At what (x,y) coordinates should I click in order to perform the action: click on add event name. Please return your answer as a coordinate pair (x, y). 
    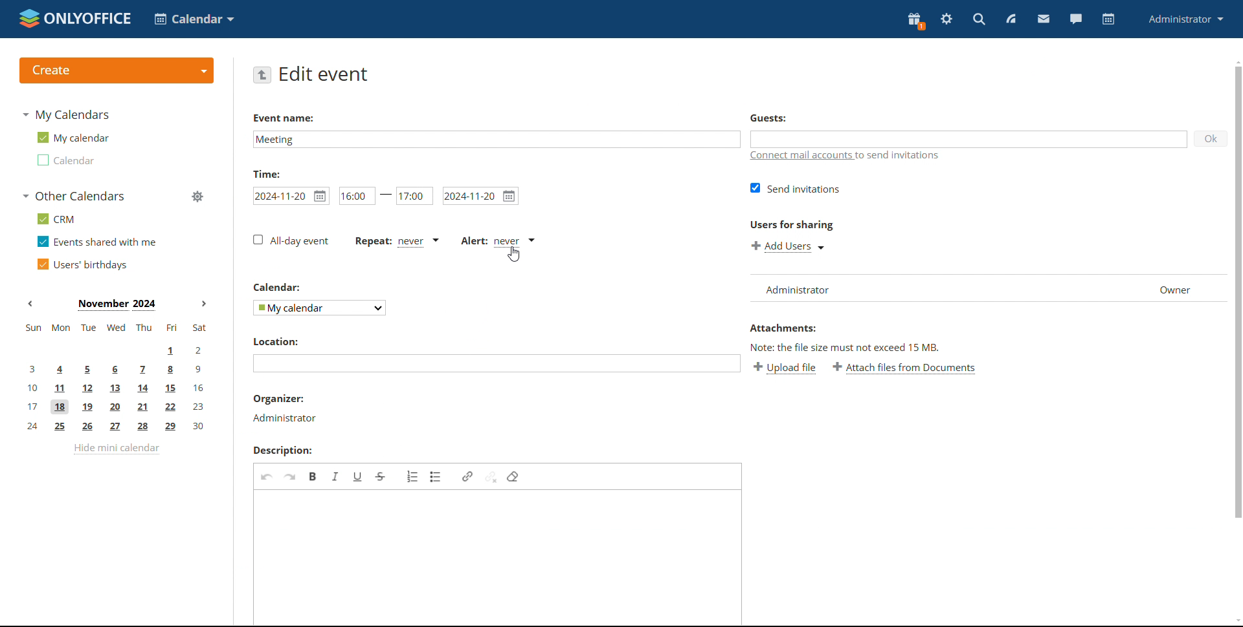
    Looking at the image, I should click on (496, 139).